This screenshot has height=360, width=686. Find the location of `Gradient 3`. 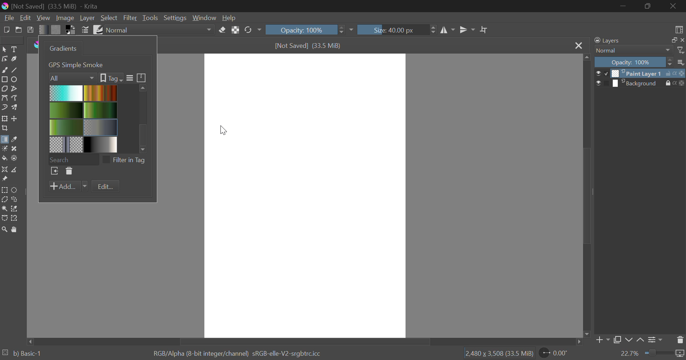

Gradient 3 is located at coordinates (66, 110).